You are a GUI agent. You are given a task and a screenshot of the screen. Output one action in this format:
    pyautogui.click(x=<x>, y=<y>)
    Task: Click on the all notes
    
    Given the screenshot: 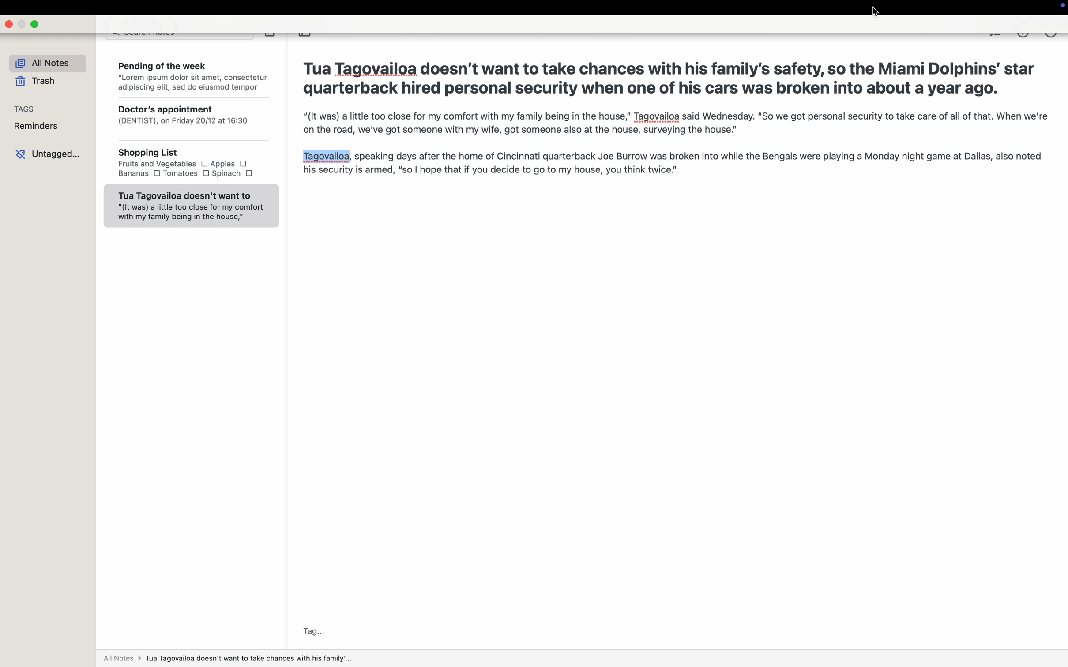 What is the action you would take?
    pyautogui.click(x=43, y=62)
    